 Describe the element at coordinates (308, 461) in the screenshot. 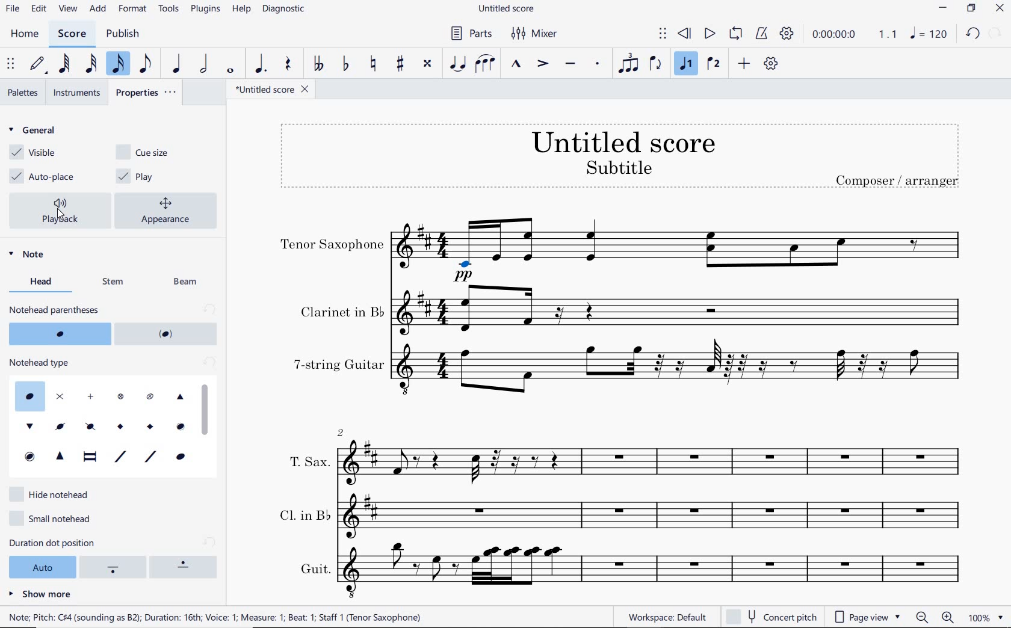

I see `text` at that location.